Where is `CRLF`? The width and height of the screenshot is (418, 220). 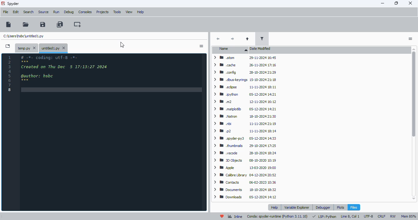
CRLF is located at coordinates (381, 216).